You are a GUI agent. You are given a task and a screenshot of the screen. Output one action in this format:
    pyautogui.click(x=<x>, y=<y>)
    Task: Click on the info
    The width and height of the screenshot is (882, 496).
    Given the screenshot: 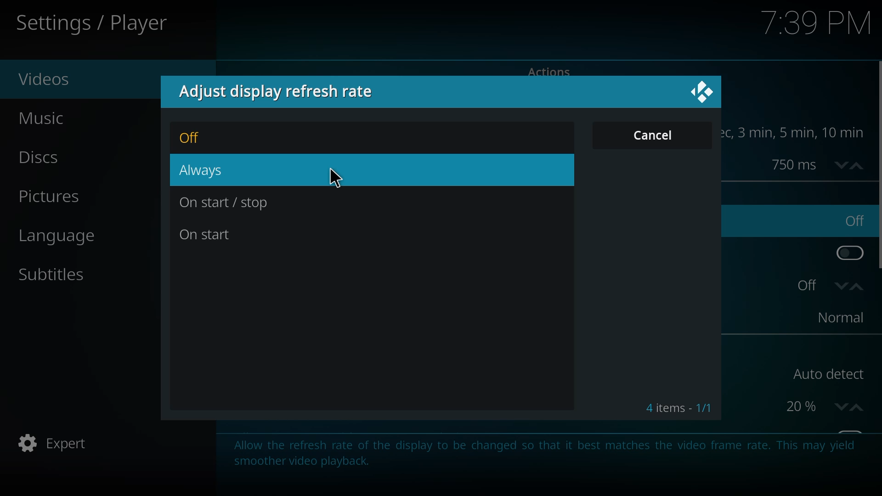 What is the action you would take?
    pyautogui.click(x=542, y=451)
    